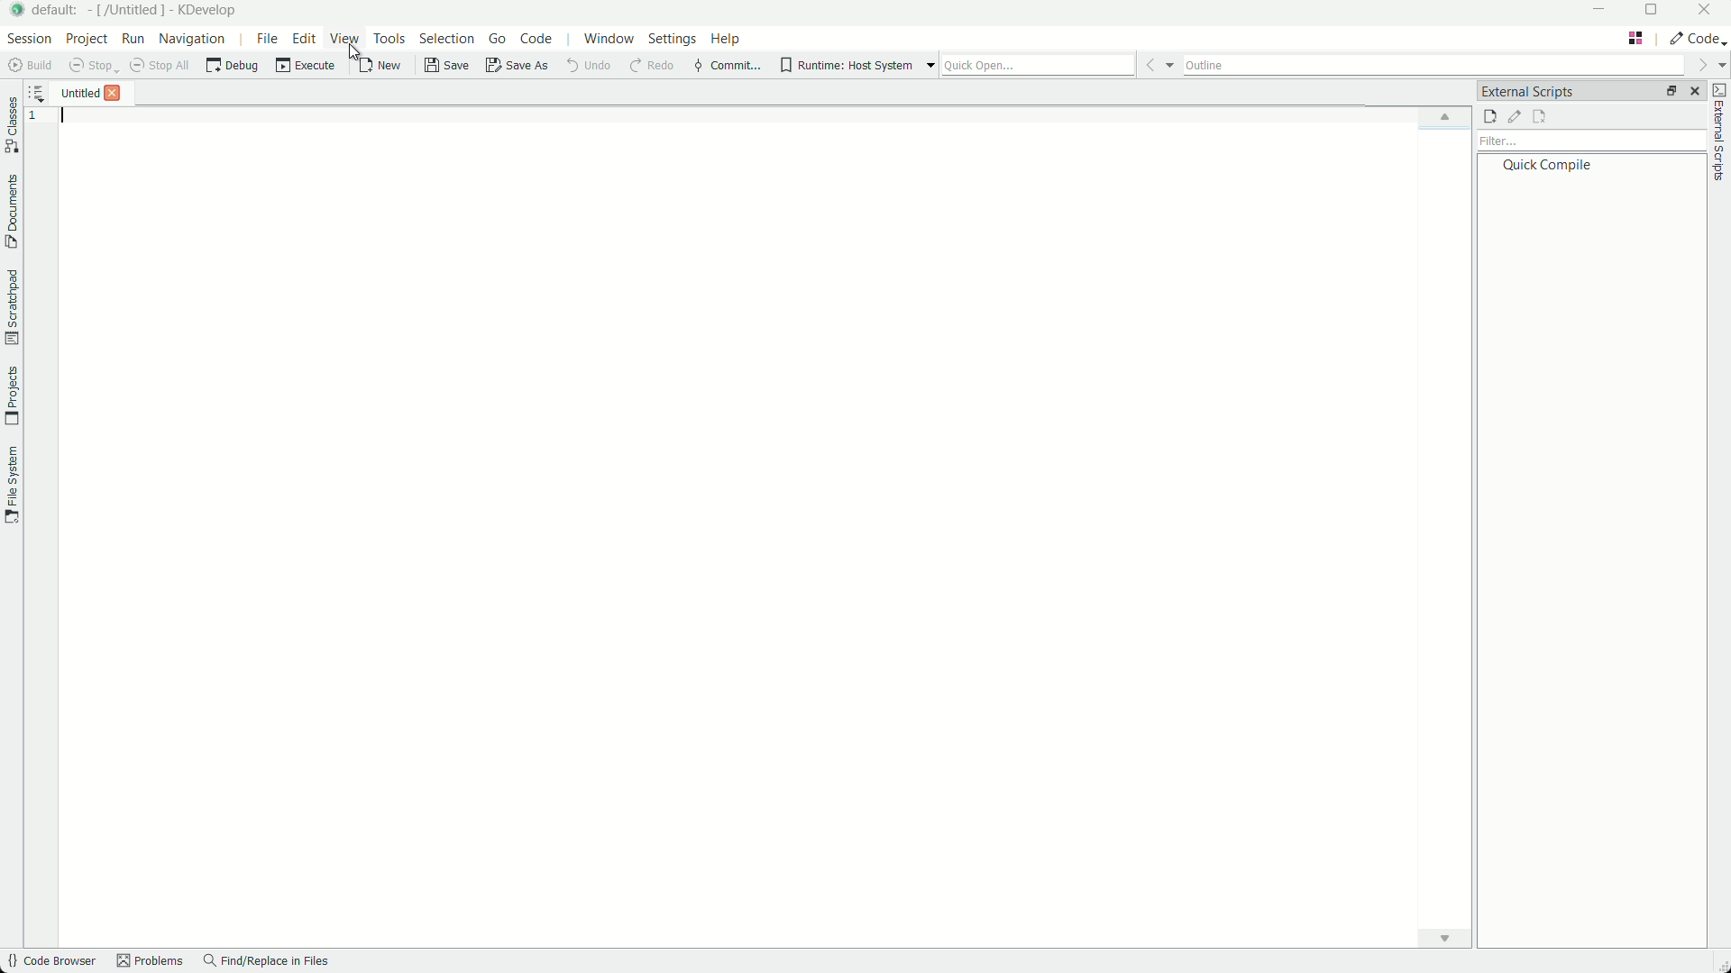 This screenshot has height=973, width=1731. What do you see at coordinates (35, 119) in the screenshot?
I see `1` at bounding box center [35, 119].